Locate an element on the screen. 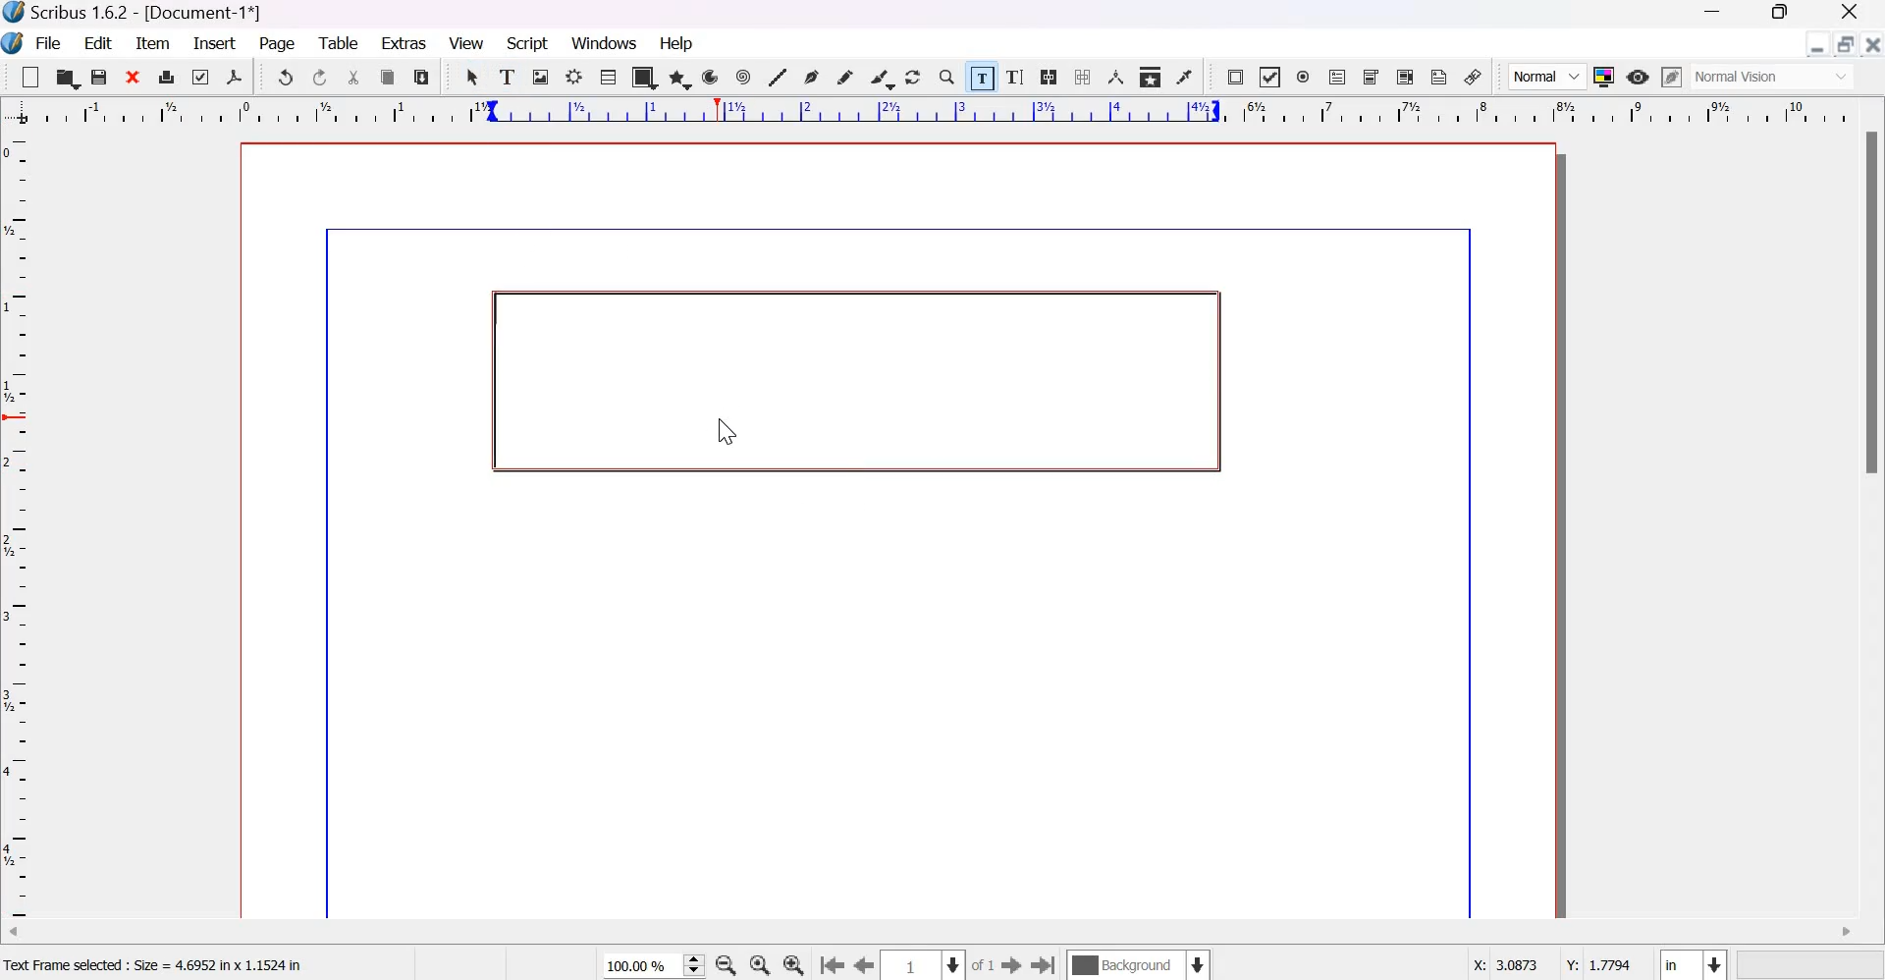 This screenshot has height=980, width=1885. Select the current layer is located at coordinates (1137, 964).